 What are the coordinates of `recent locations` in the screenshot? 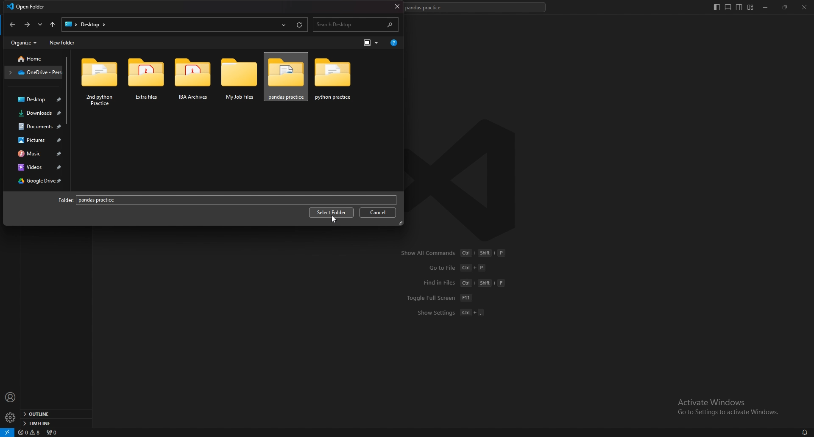 It's located at (40, 24).